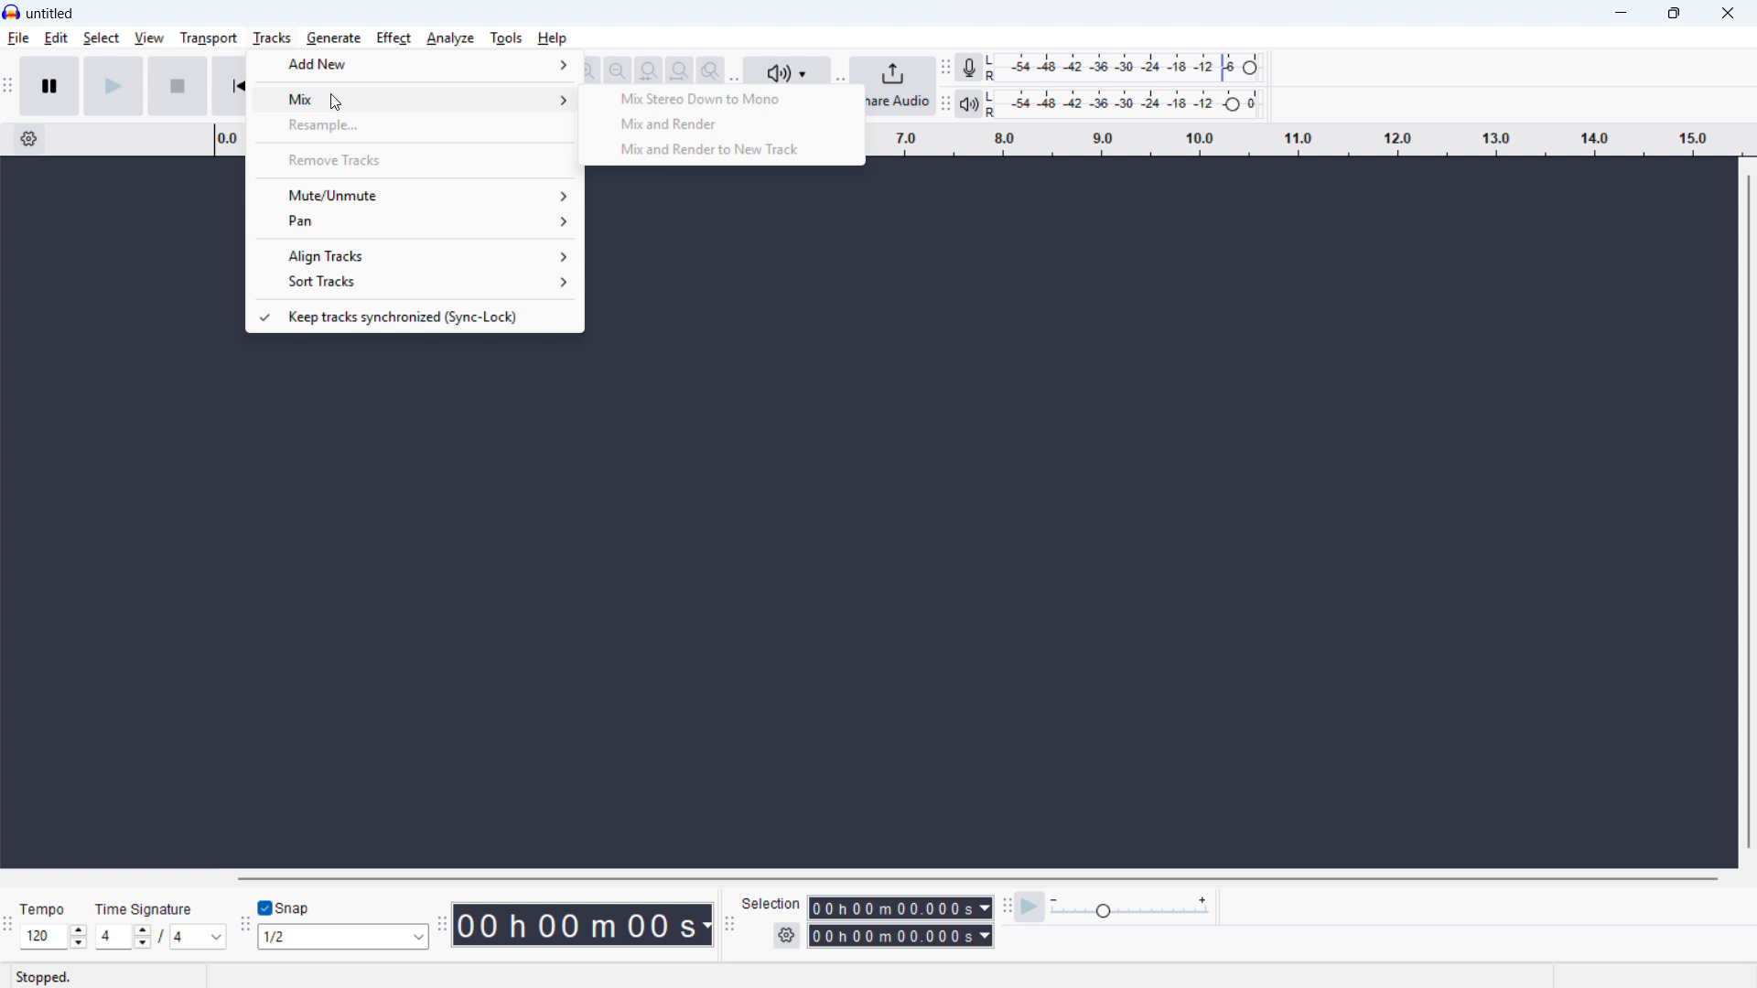  Describe the element at coordinates (1121, 69) in the screenshot. I see `Recording level` at that location.